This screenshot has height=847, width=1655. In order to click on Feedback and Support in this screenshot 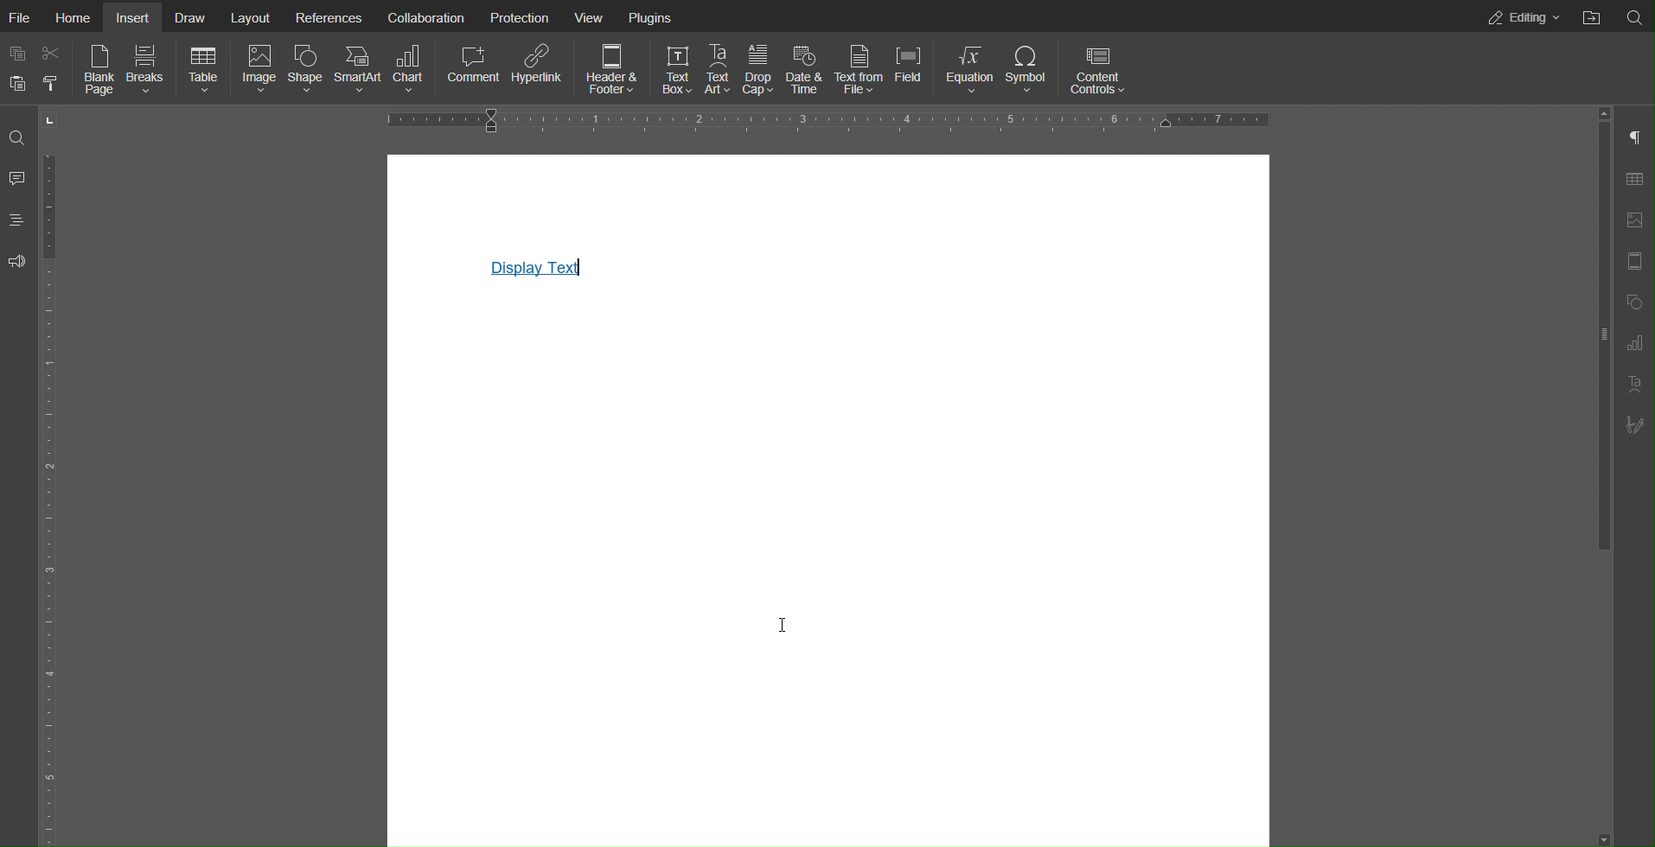, I will do `click(17, 263)`.